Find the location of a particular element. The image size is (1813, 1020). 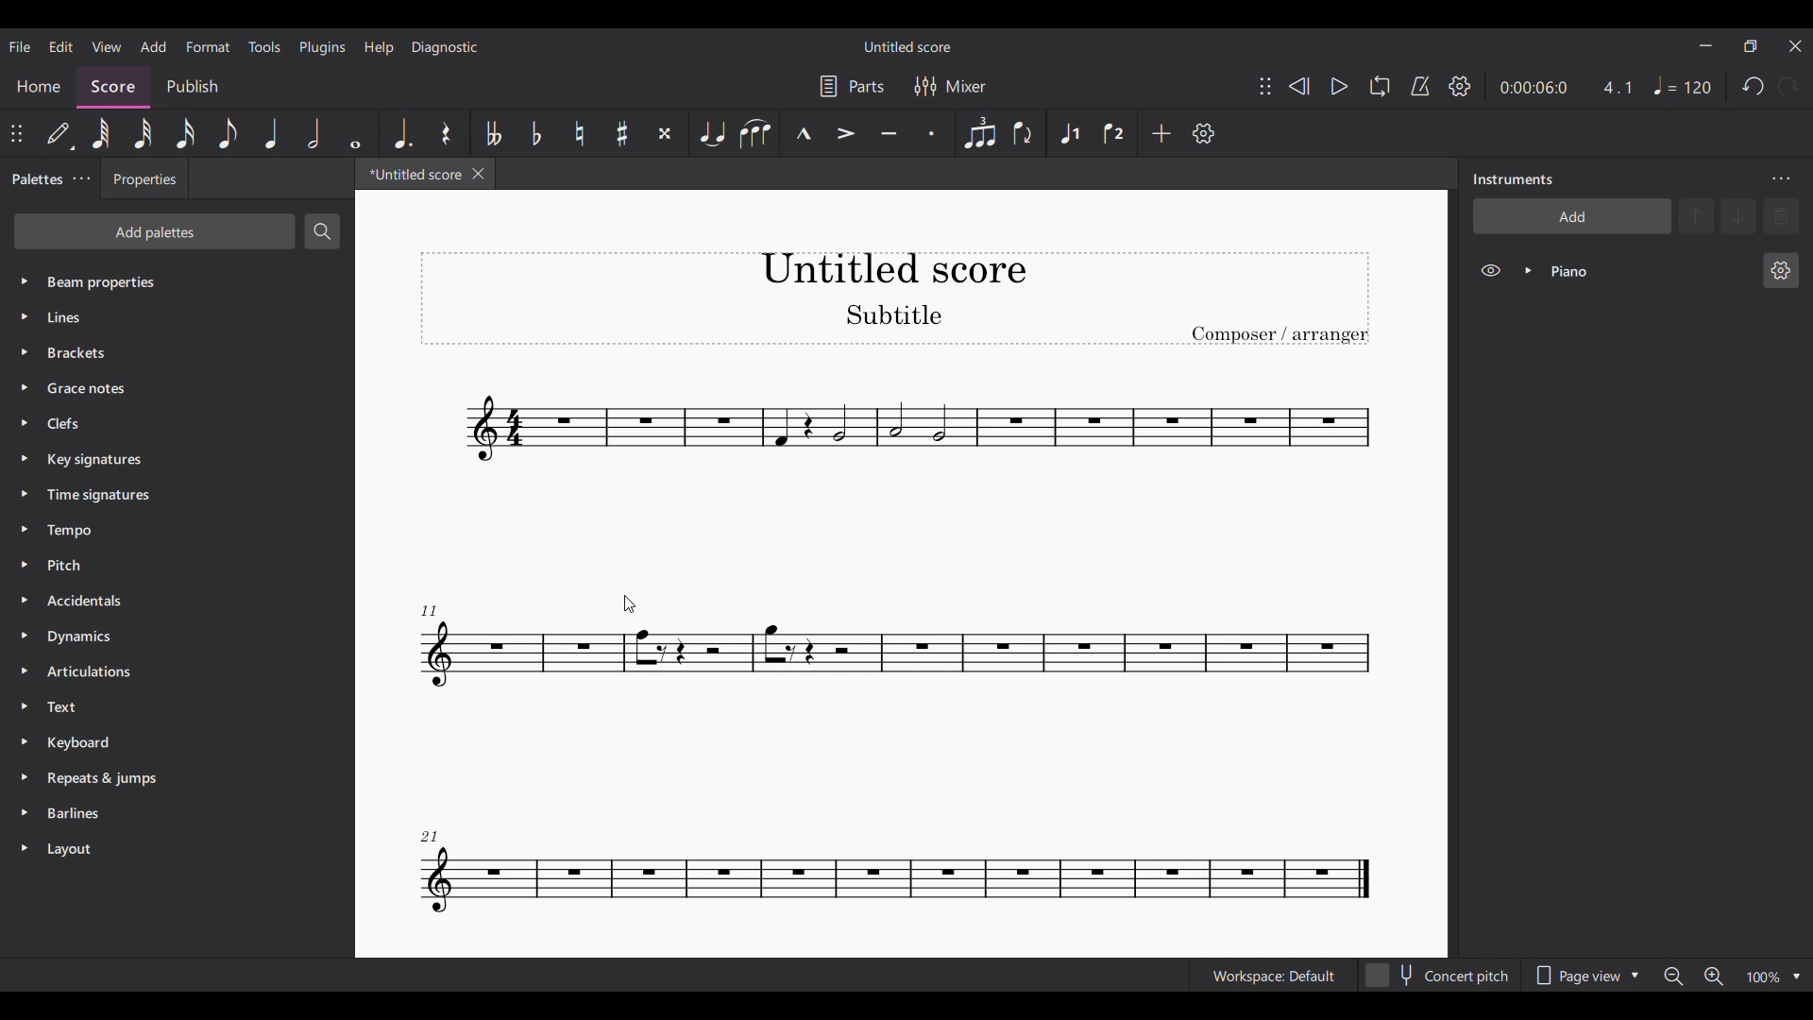

Tools menu is located at coordinates (265, 46).